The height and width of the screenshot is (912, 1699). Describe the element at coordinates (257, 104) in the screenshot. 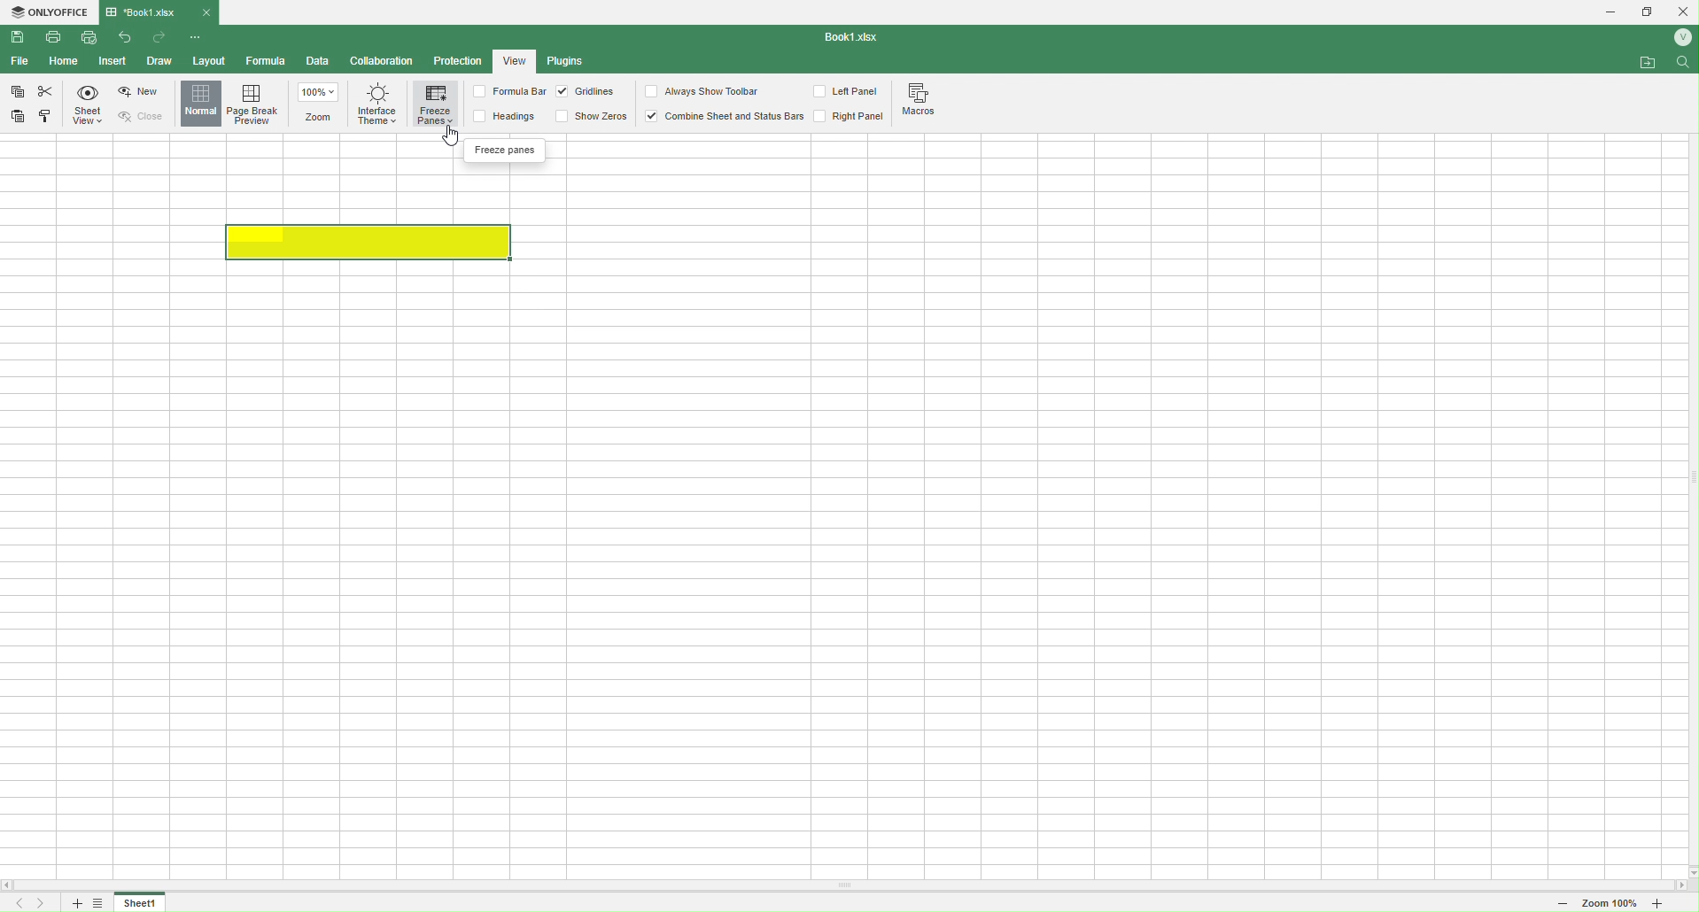

I see `Page break preview` at that location.